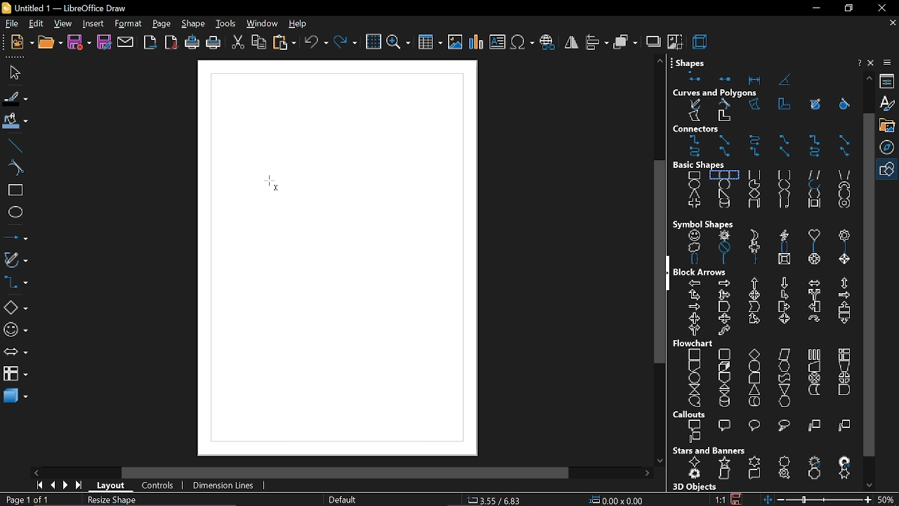 The height and width of the screenshot is (506, 899). I want to click on minimize, so click(815, 9).